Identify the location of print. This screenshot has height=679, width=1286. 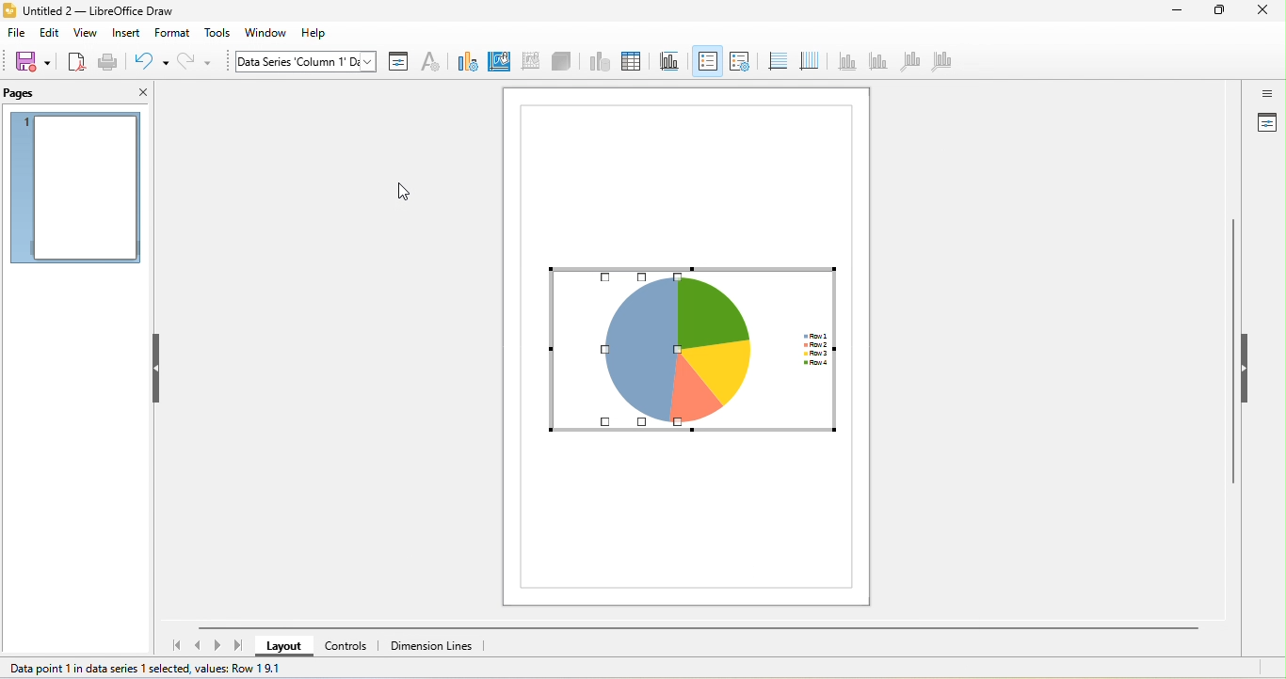
(108, 64).